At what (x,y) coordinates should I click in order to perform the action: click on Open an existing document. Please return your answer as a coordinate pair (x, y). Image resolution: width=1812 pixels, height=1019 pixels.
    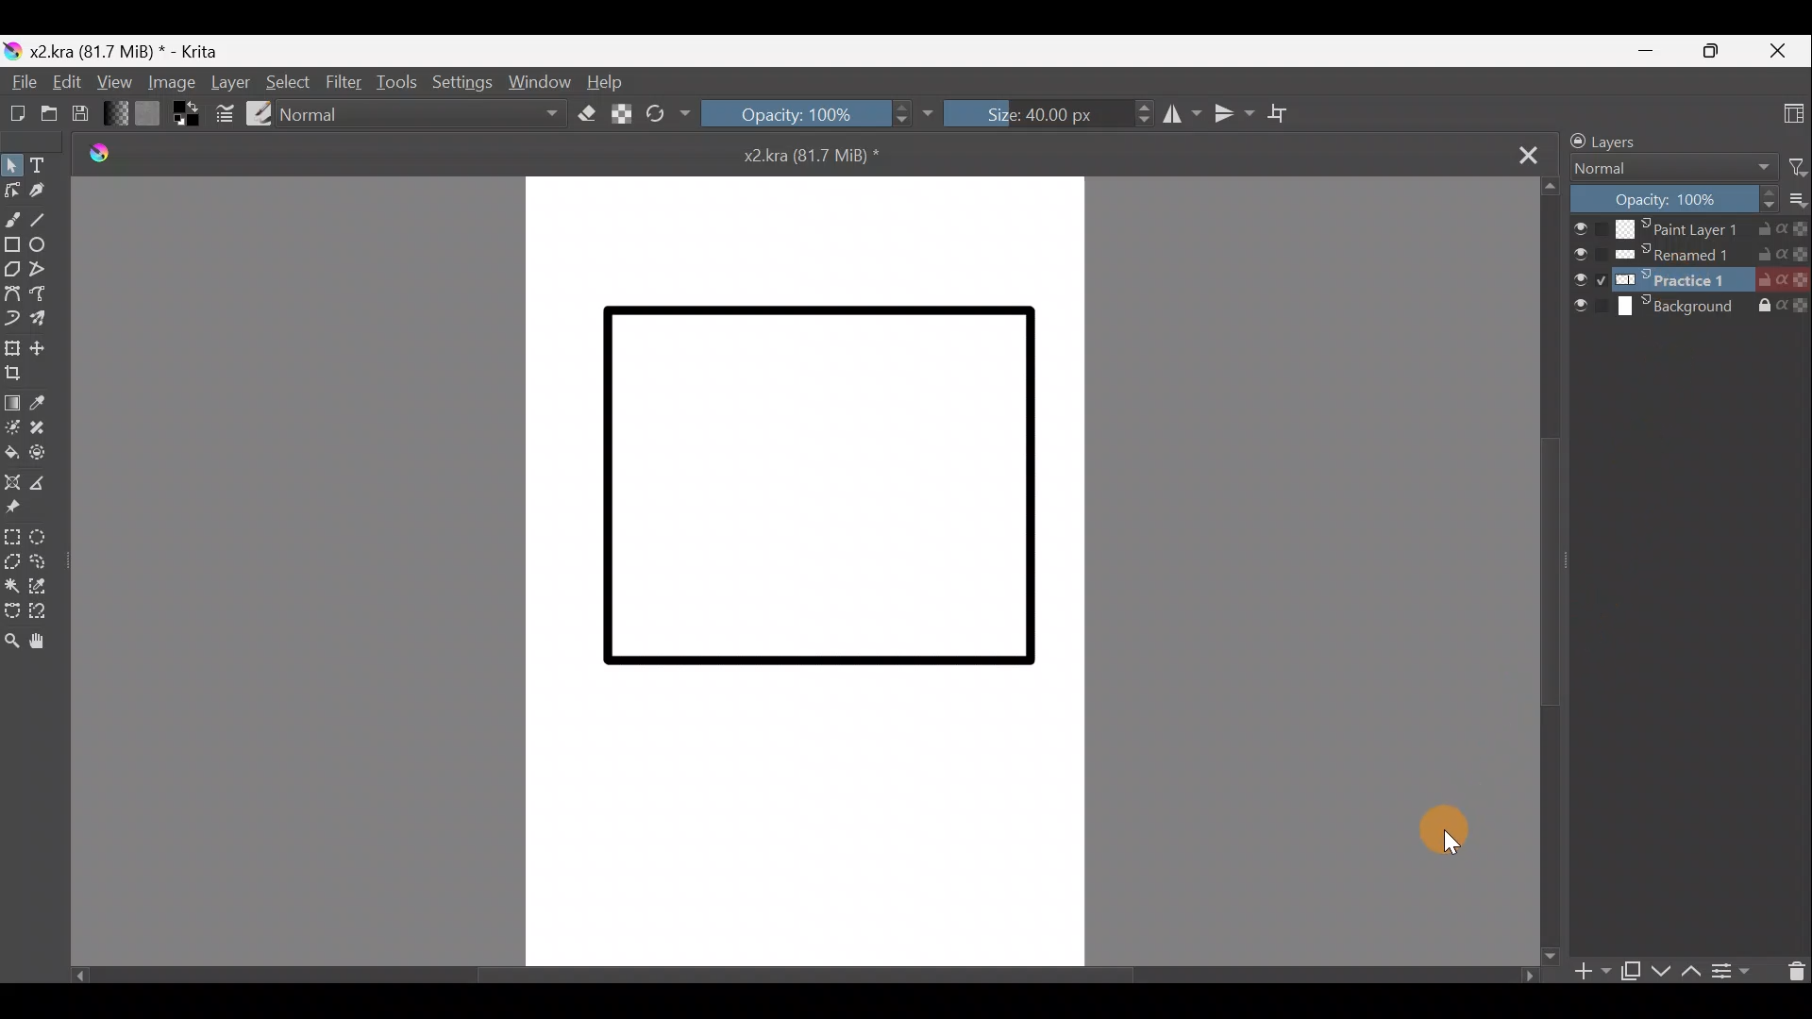
    Looking at the image, I should click on (51, 112).